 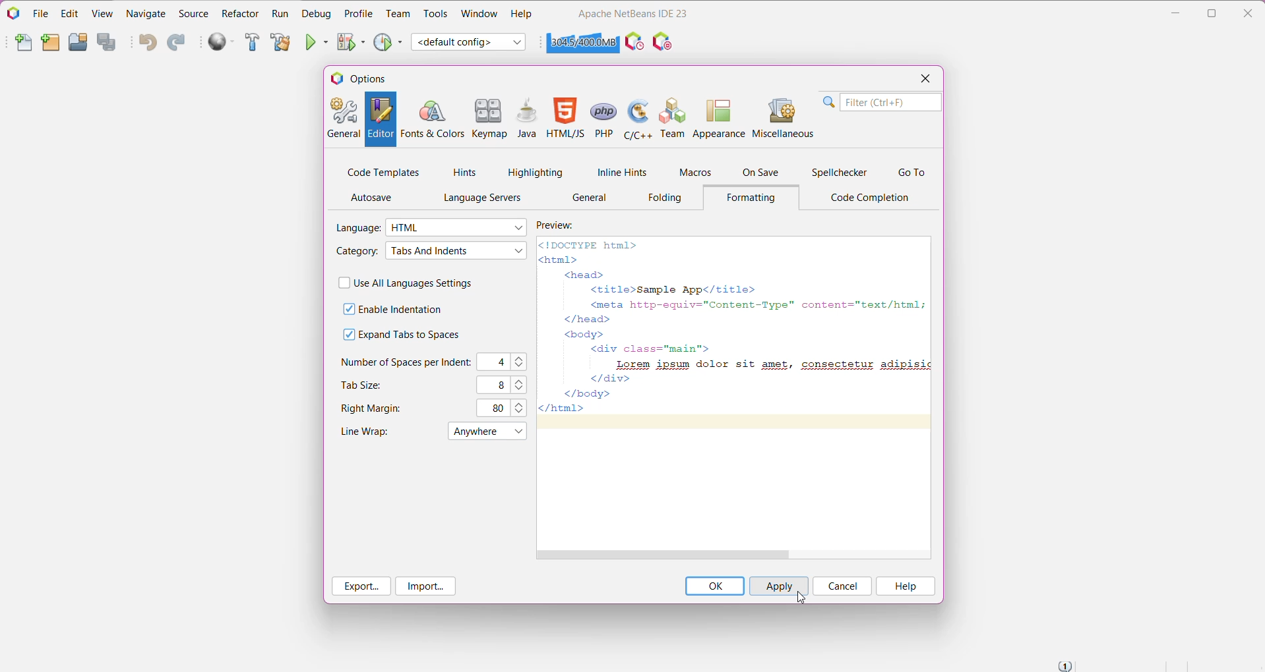 I want to click on General, so click(x=344, y=119).